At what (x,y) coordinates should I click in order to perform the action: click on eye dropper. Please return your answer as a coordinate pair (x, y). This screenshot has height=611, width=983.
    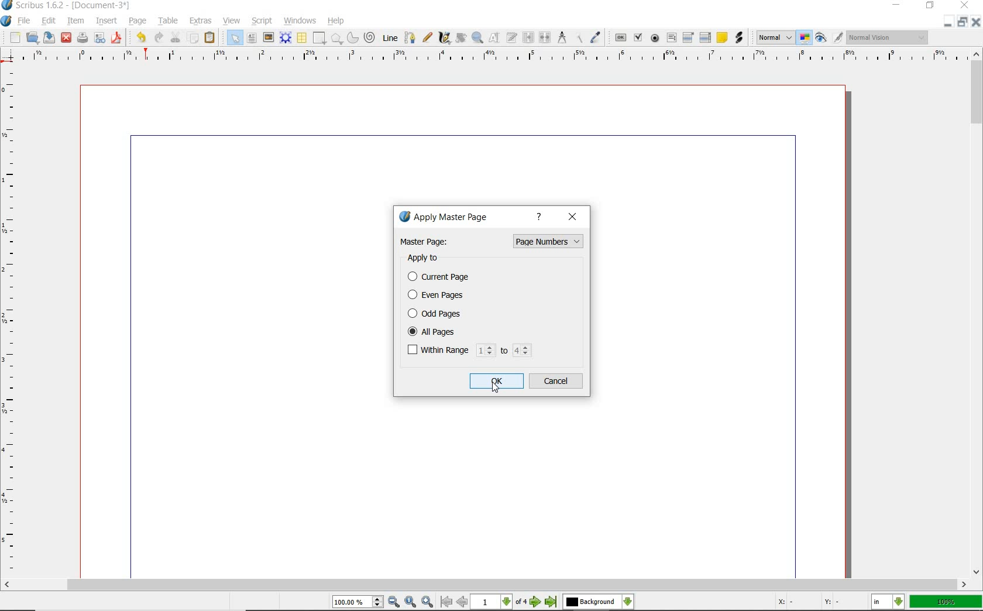
    Looking at the image, I should click on (595, 38).